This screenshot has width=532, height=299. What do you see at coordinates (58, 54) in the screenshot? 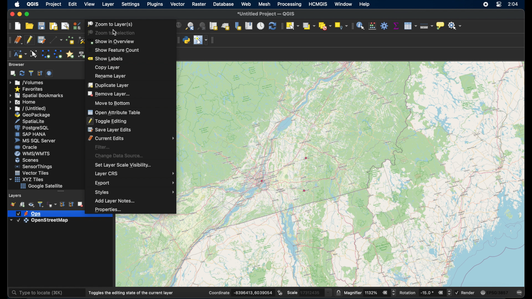
I see `create line annotation` at bounding box center [58, 54].